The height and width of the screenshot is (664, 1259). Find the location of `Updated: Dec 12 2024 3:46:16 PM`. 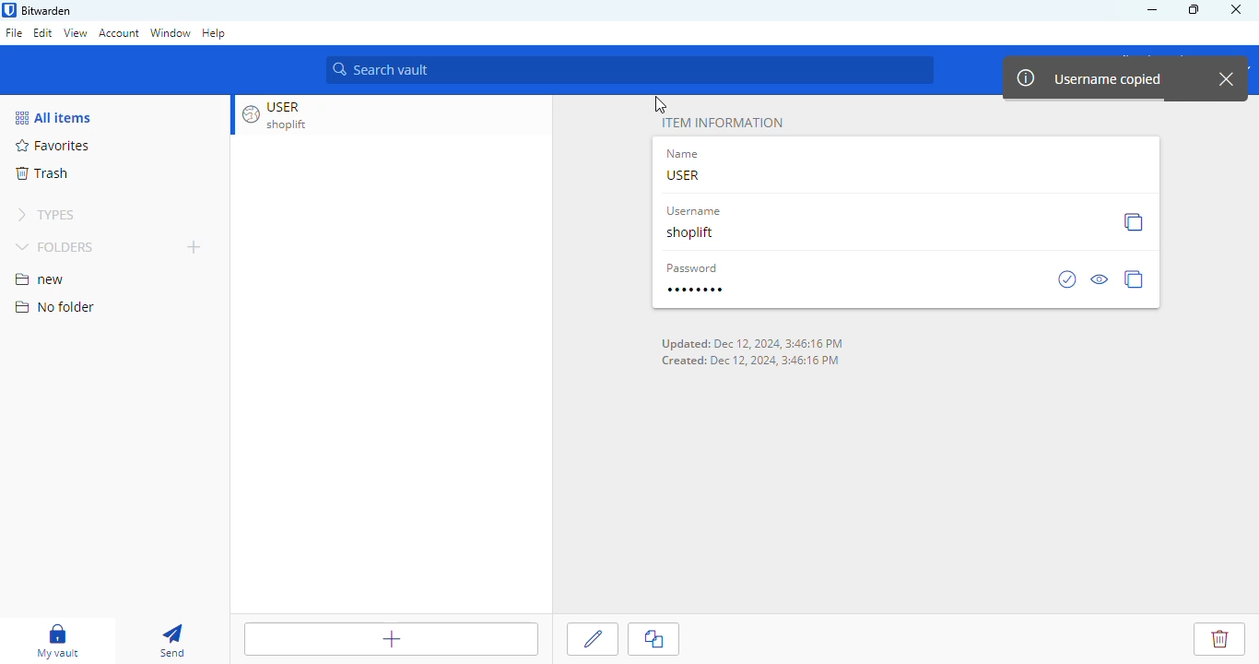

Updated: Dec 12 2024 3:46:16 PM is located at coordinates (753, 344).